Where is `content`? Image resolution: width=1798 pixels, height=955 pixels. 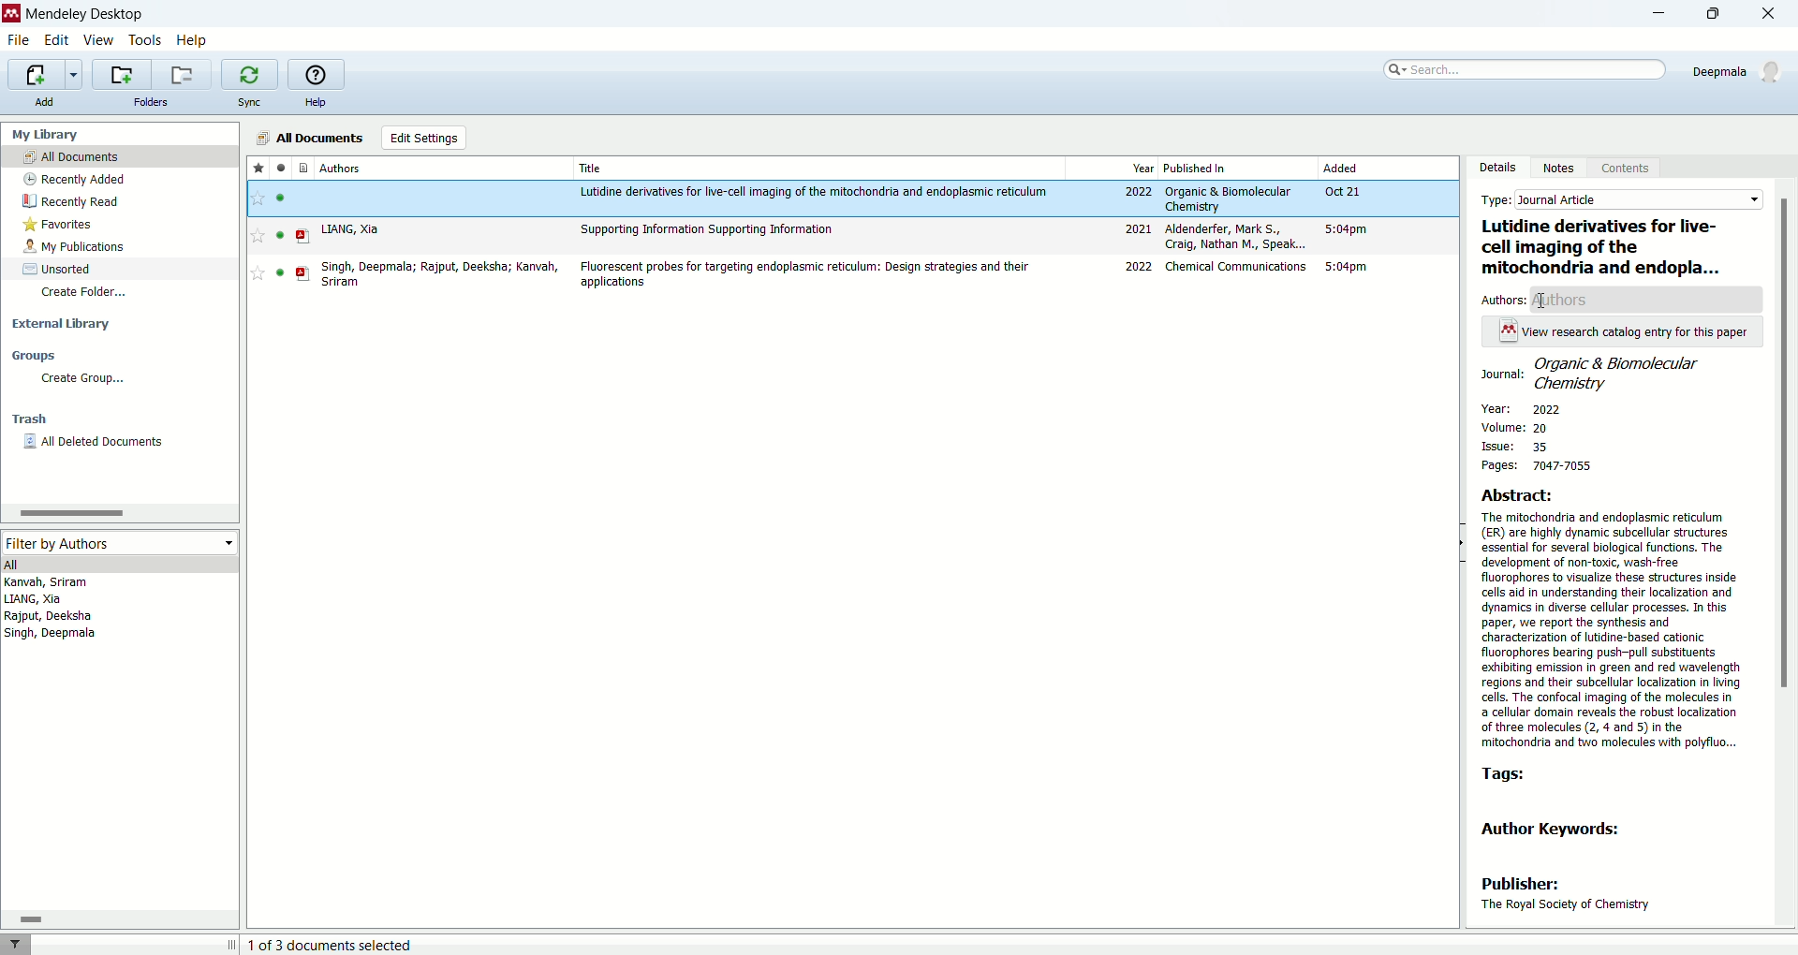 content is located at coordinates (1622, 169).